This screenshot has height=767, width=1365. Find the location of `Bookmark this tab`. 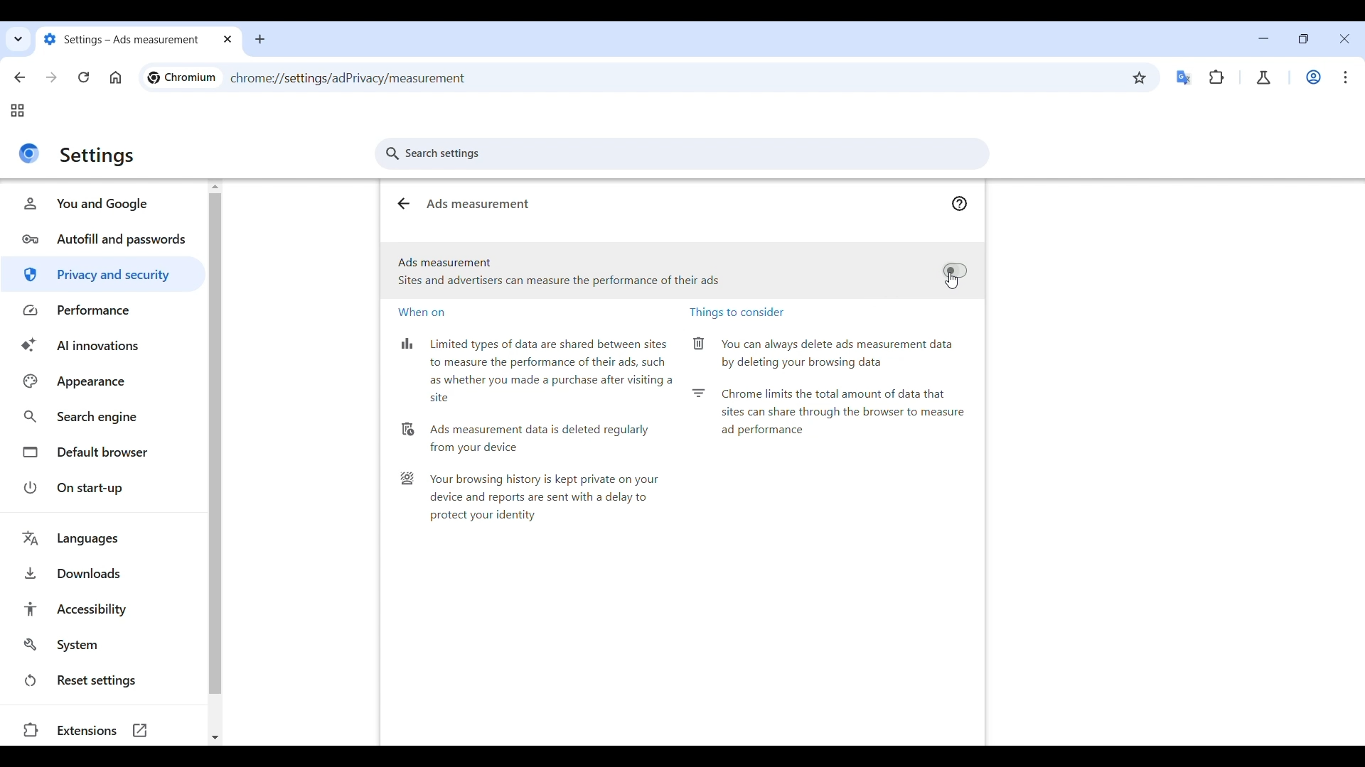

Bookmark this tab is located at coordinates (1140, 77).